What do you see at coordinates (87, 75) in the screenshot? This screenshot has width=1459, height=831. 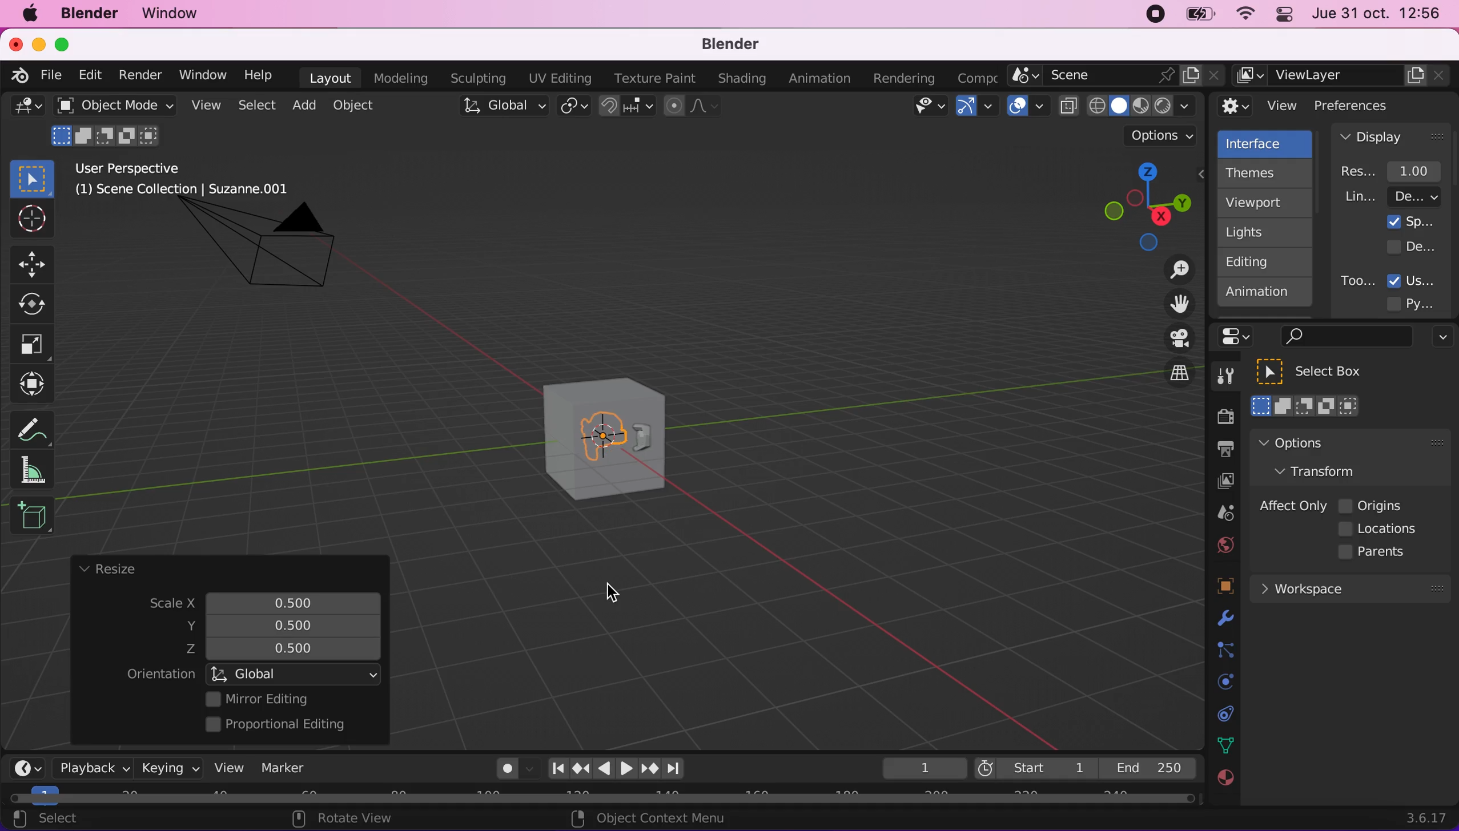 I see `edit` at bounding box center [87, 75].